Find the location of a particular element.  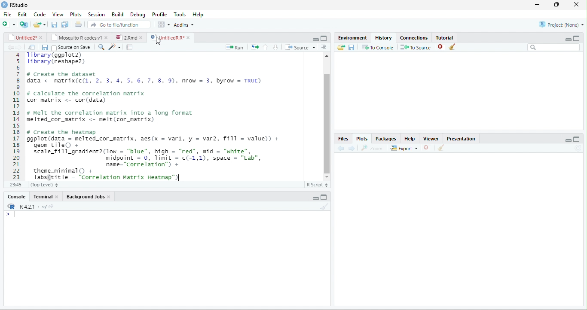

minimize is located at coordinates (313, 38).